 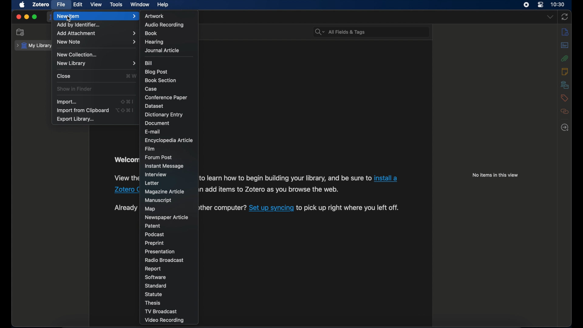 I want to click on e-mail, so click(x=153, y=132).